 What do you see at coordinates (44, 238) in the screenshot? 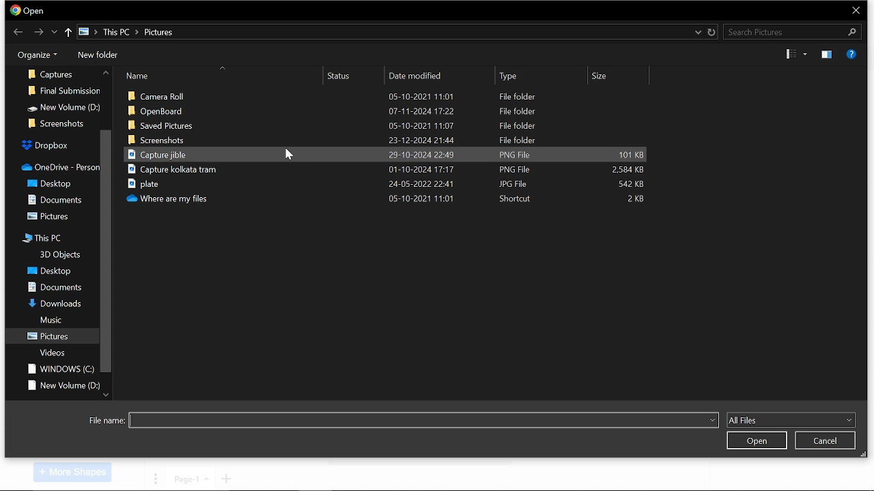
I see `folders` at bounding box center [44, 238].